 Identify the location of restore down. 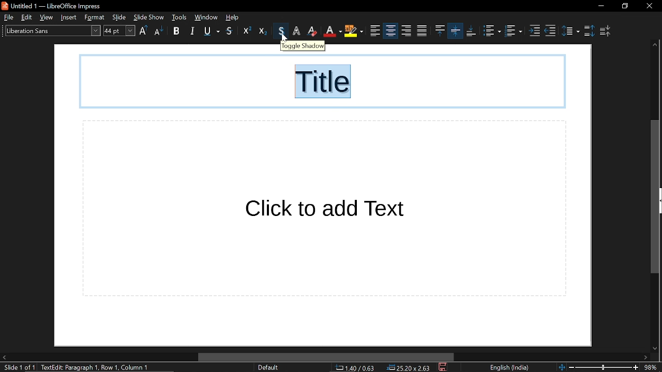
(625, 6).